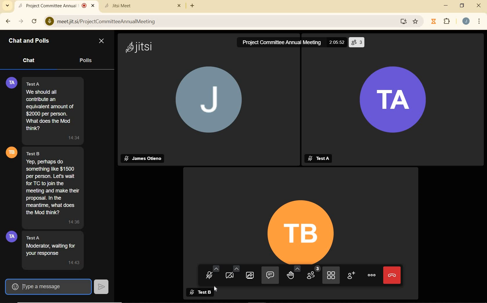 Image resolution: width=487 pixels, height=303 pixels. Describe the element at coordinates (52, 6) in the screenshot. I see `current open tab` at that location.